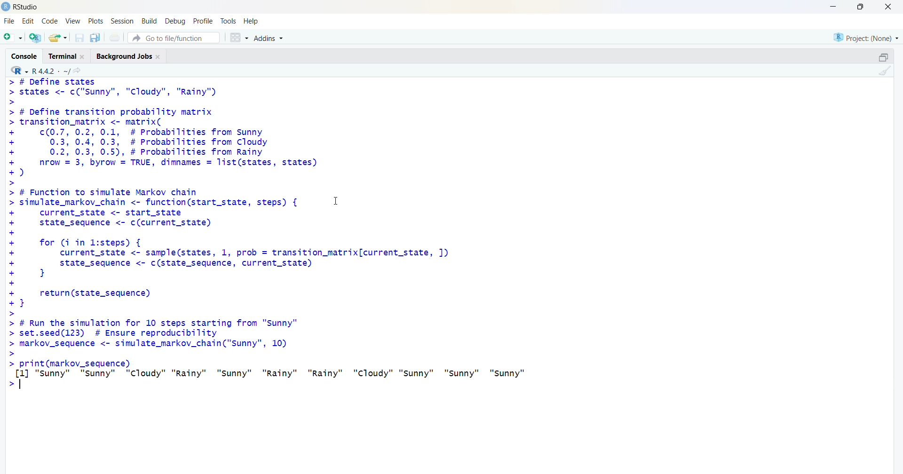 Image resolution: width=903 pixels, height=474 pixels. I want to click on workspace panes, so click(238, 39).